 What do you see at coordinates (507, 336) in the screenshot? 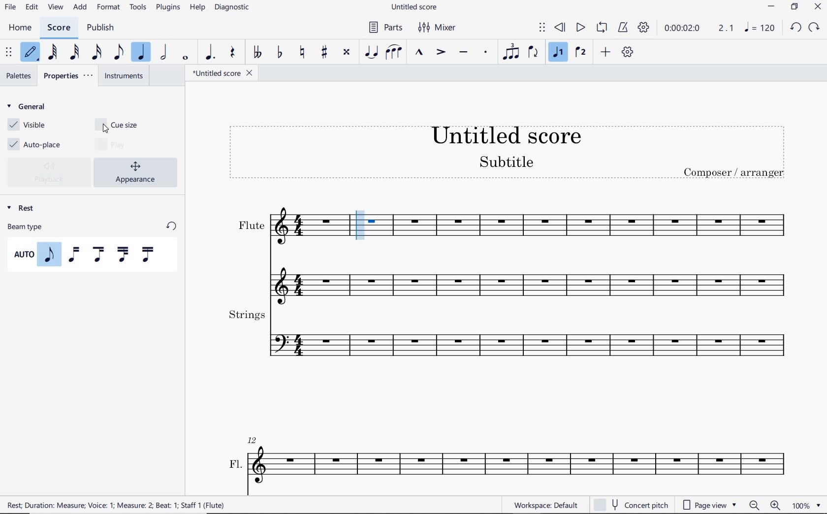
I see `strings` at bounding box center [507, 336].